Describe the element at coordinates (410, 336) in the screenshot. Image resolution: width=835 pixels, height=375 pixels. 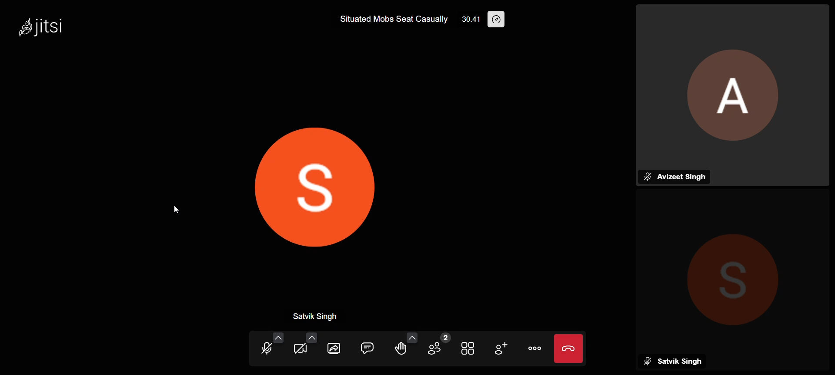
I see `more reaction option` at that location.